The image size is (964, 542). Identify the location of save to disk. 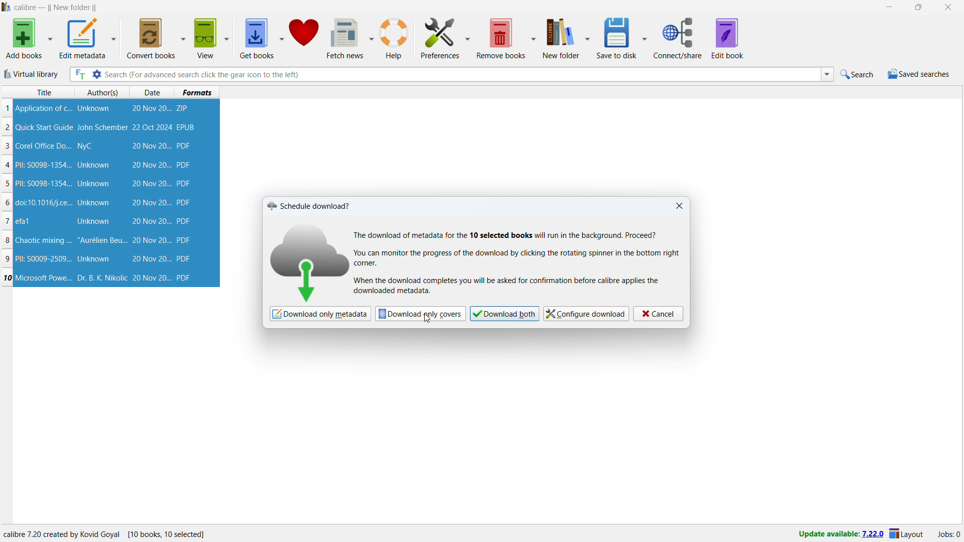
(618, 37).